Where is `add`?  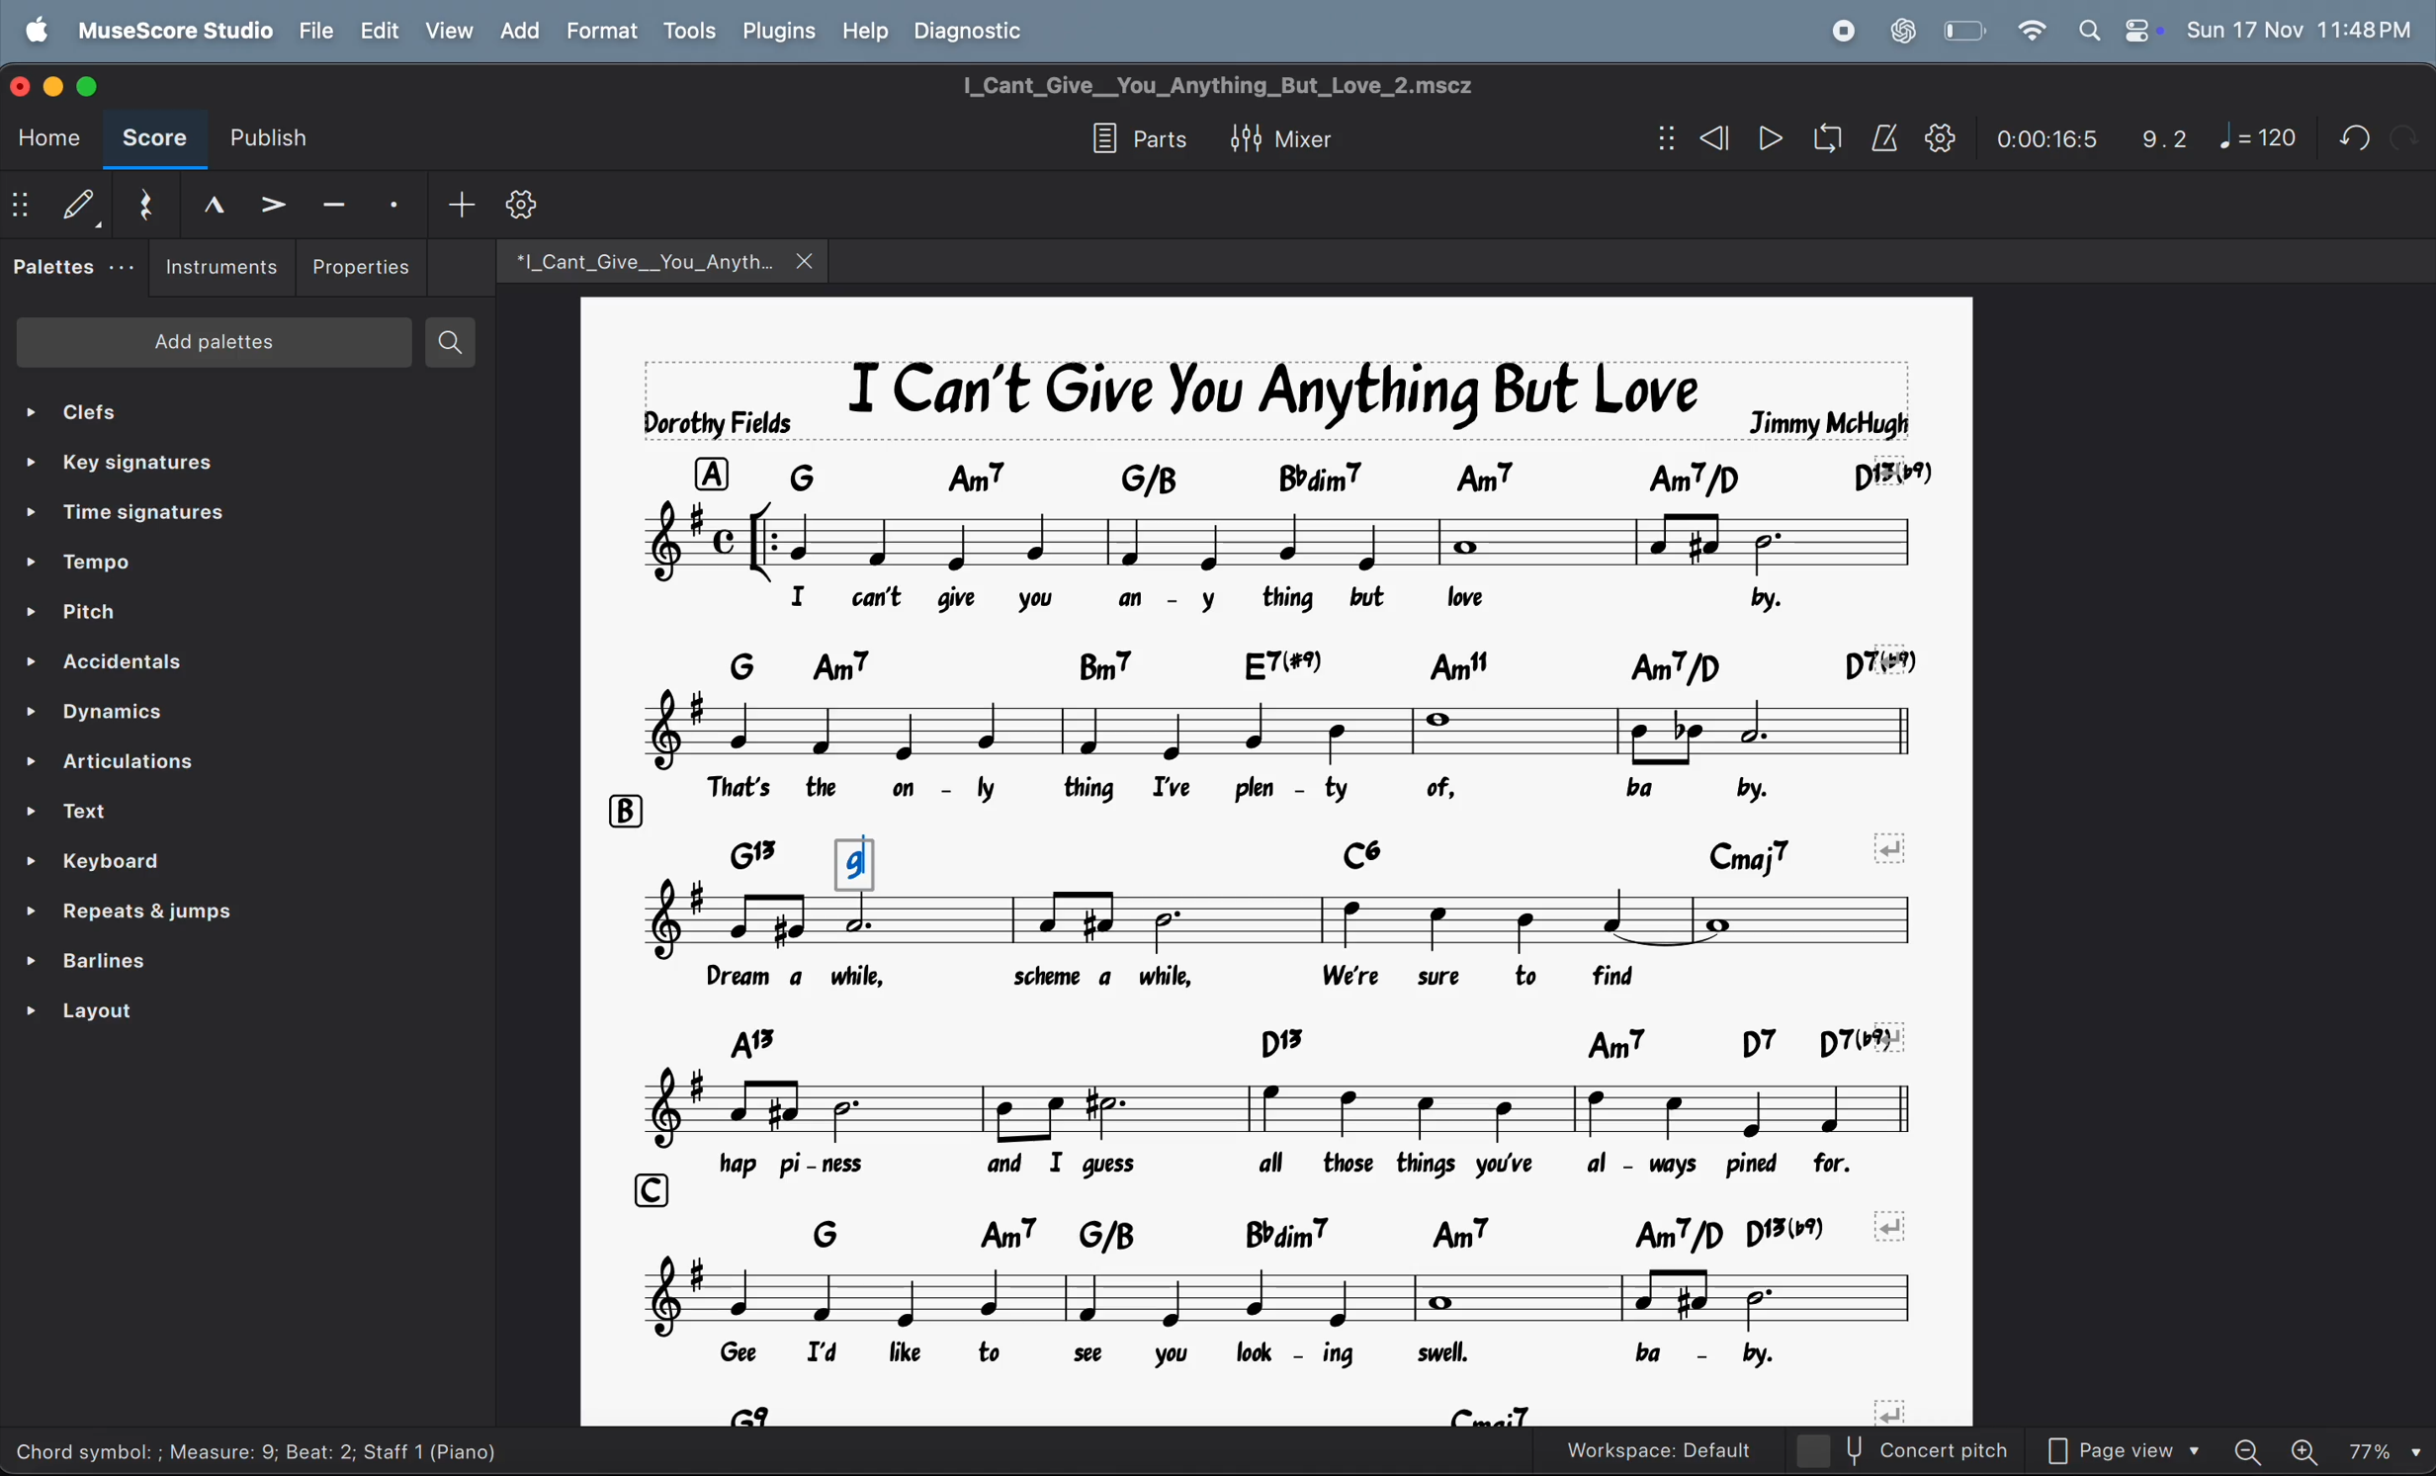
add is located at coordinates (520, 32).